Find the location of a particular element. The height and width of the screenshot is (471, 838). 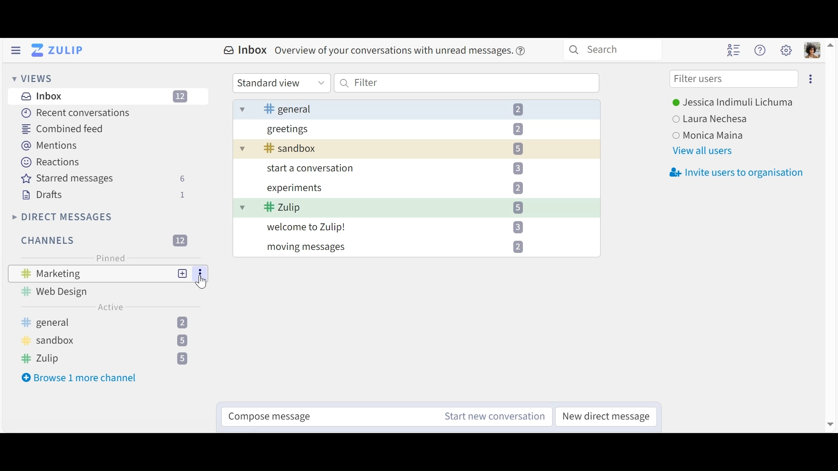

Users is located at coordinates (732, 104).